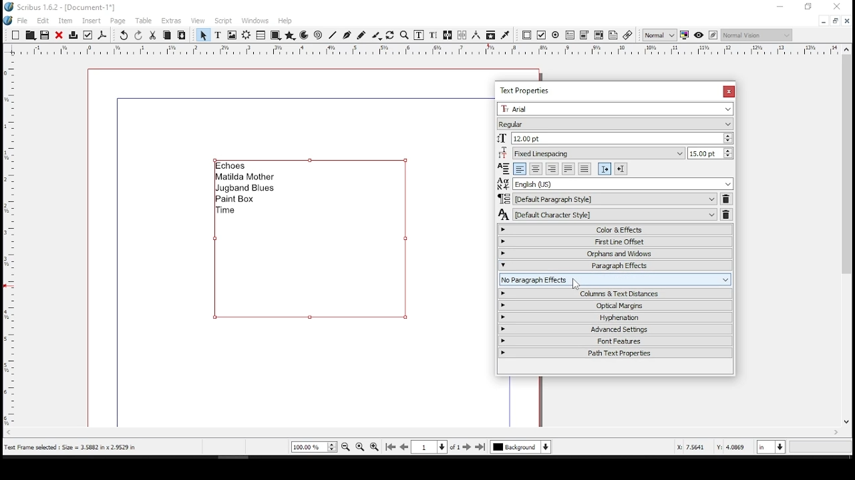  Describe the element at coordinates (59, 35) in the screenshot. I see `close` at that location.